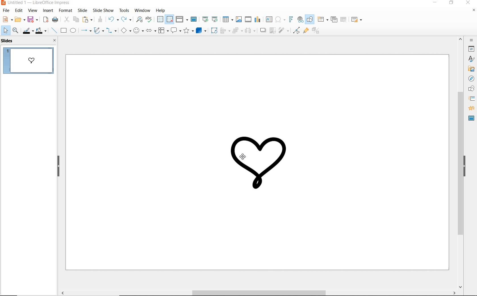 The height and width of the screenshot is (296, 477). Describe the element at coordinates (149, 19) in the screenshot. I see `spelling` at that location.